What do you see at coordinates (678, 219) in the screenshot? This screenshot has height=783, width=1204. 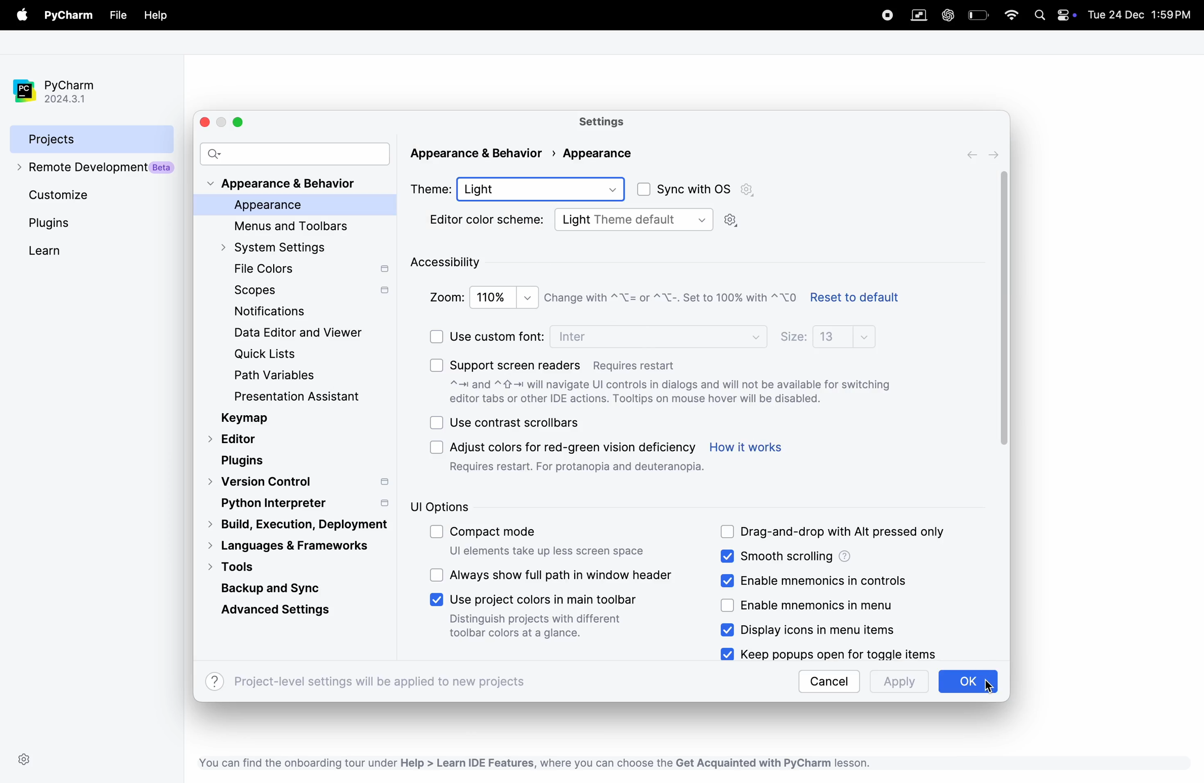 I see `Theme default` at bounding box center [678, 219].